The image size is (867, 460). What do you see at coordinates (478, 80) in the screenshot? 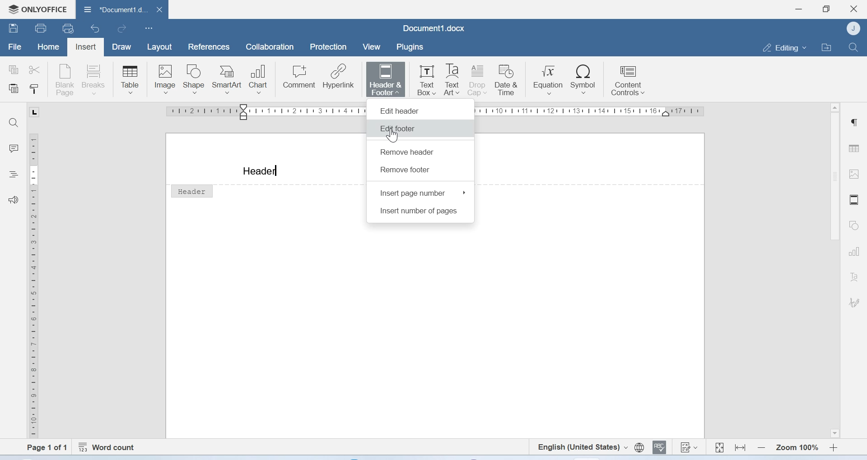
I see `Drop cap` at bounding box center [478, 80].